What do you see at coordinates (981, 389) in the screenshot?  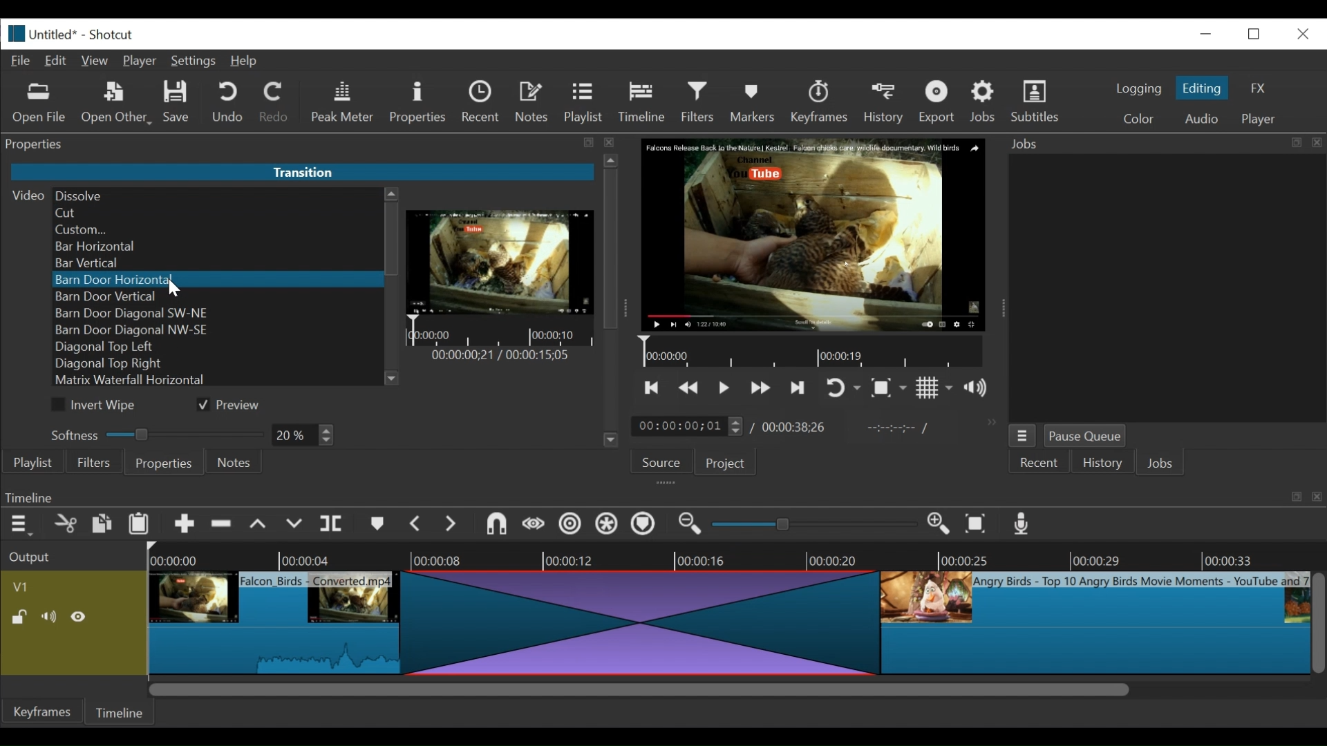 I see `show volume control` at bounding box center [981, 389].